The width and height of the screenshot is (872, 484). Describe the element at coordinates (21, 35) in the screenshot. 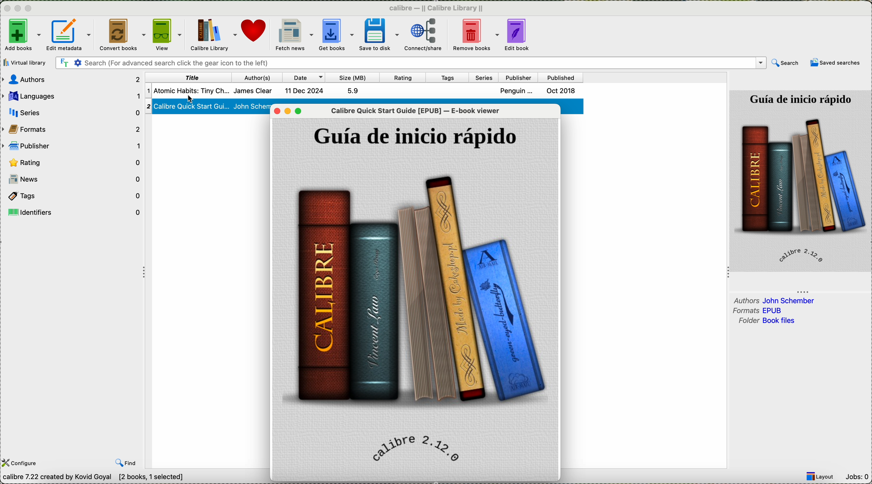

I see `add books` at that location.